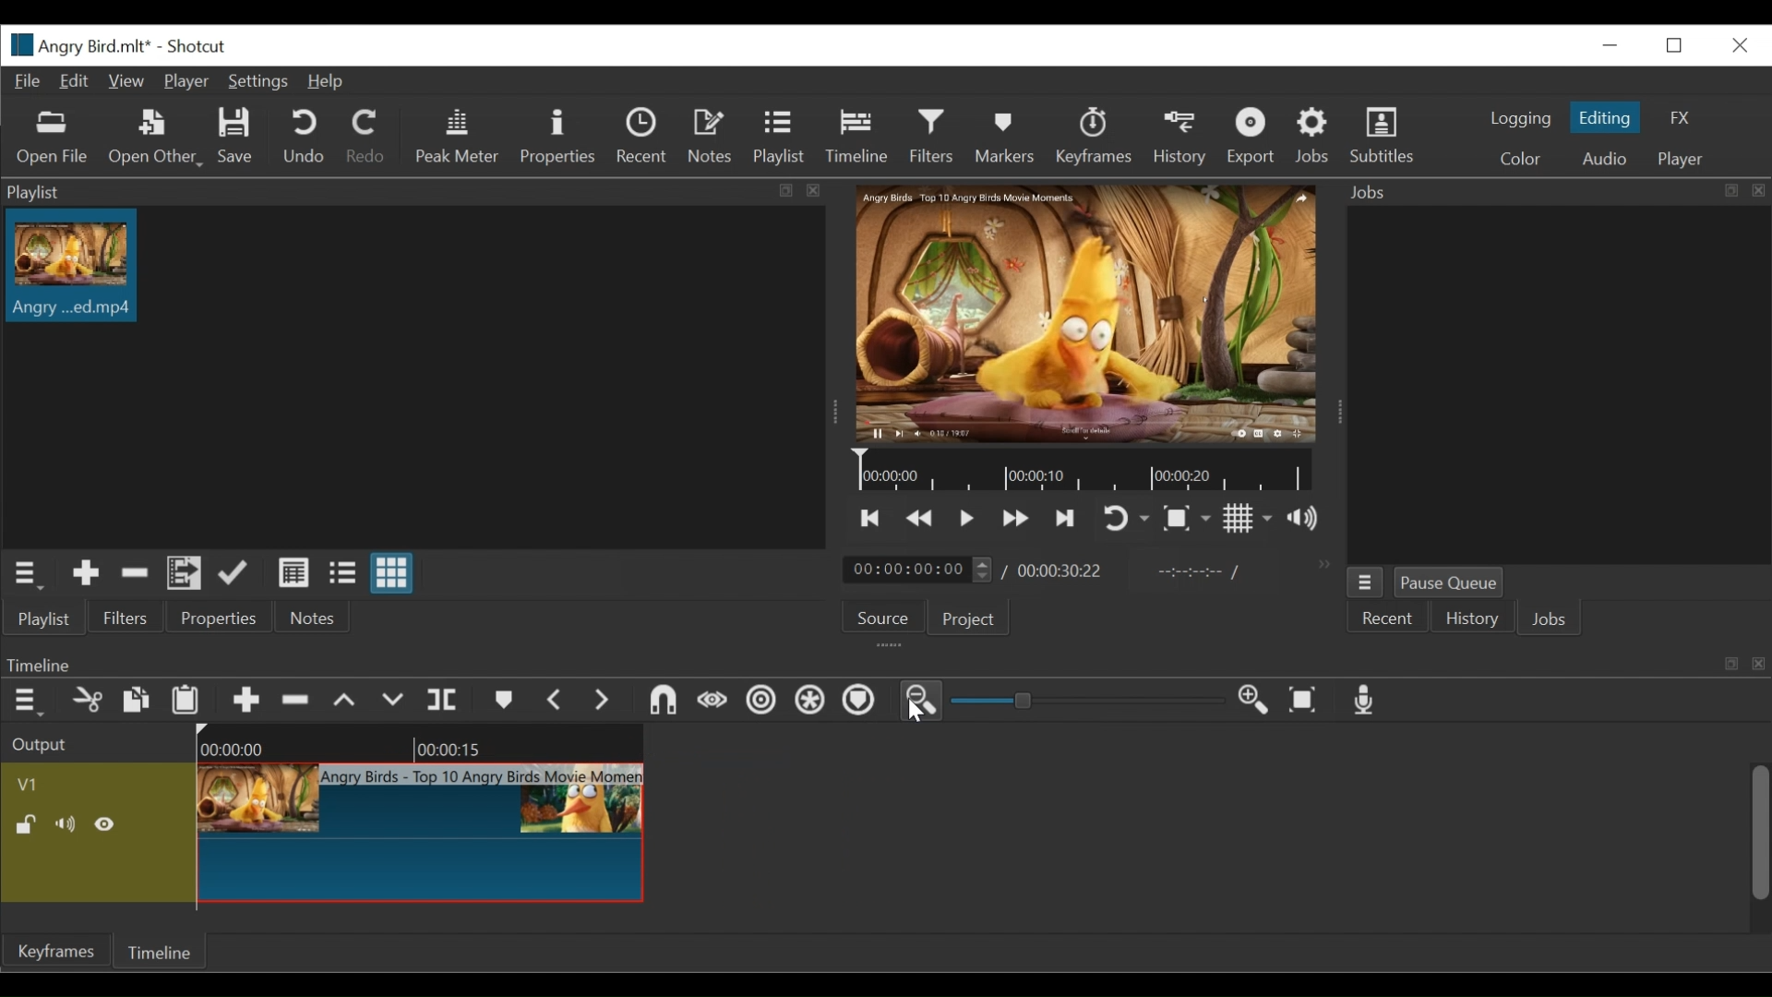  Describe the element at coordinates (1676, 47) in the screenshot. I see `Restore` at that location.